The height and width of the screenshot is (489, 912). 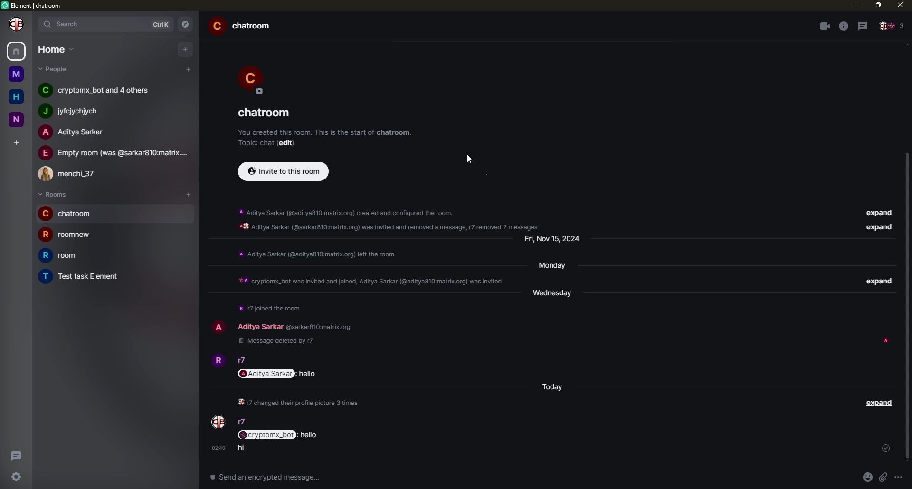 What do you see at coordinates (855, 6) in the screenshot?
I see `min` at bounding box center [855, 6].